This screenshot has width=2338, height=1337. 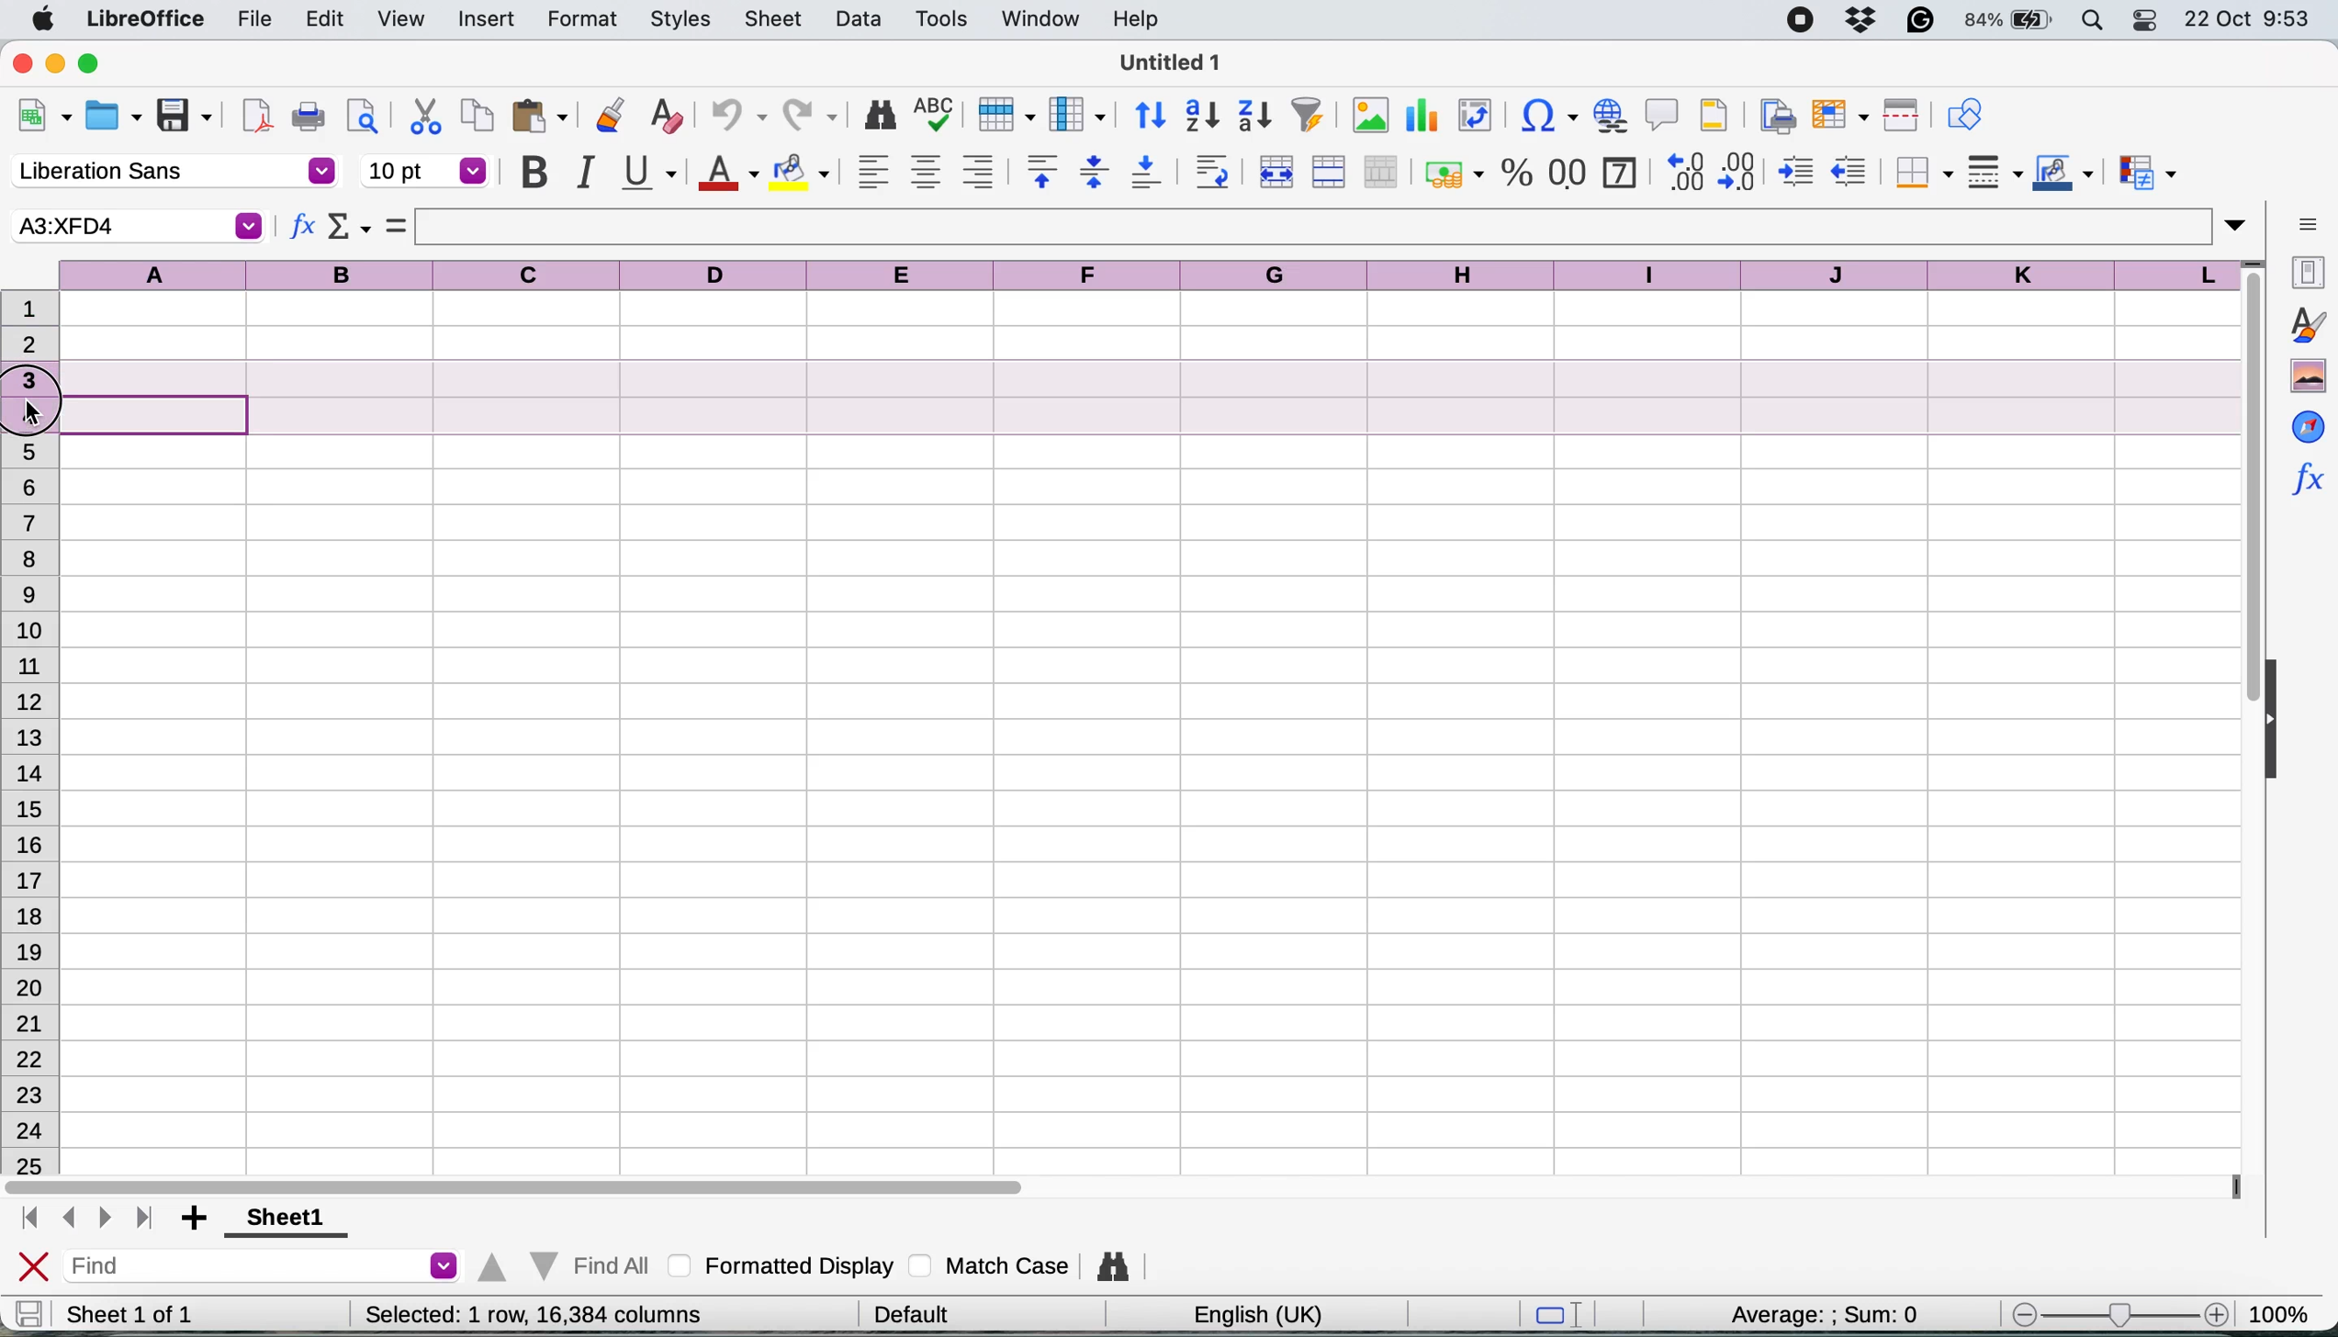 What do you see at coordinates (1924, 19) in the screenshot?
I see `grammarly` at bounding box center [1924, 19].